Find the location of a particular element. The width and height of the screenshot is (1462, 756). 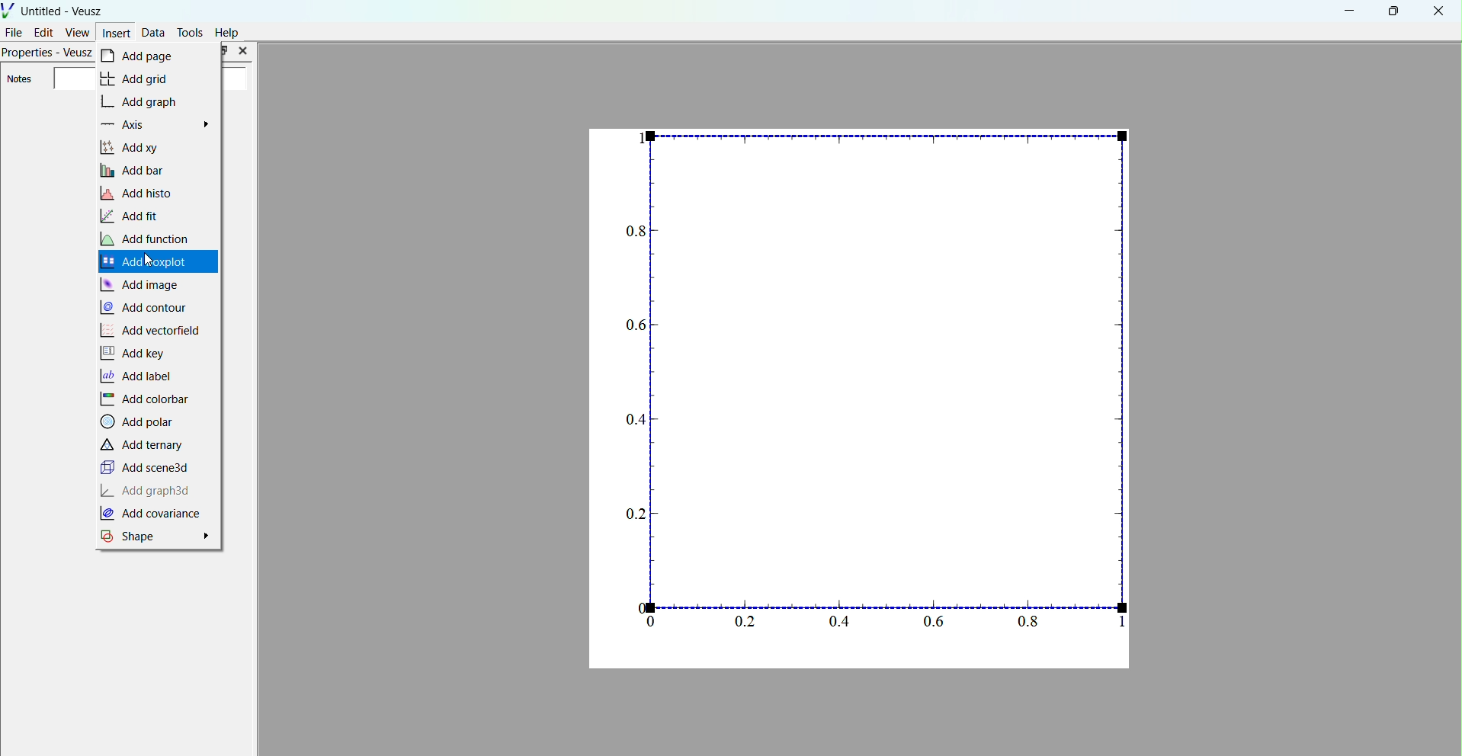

graphs is located at coordinates (861, 397).